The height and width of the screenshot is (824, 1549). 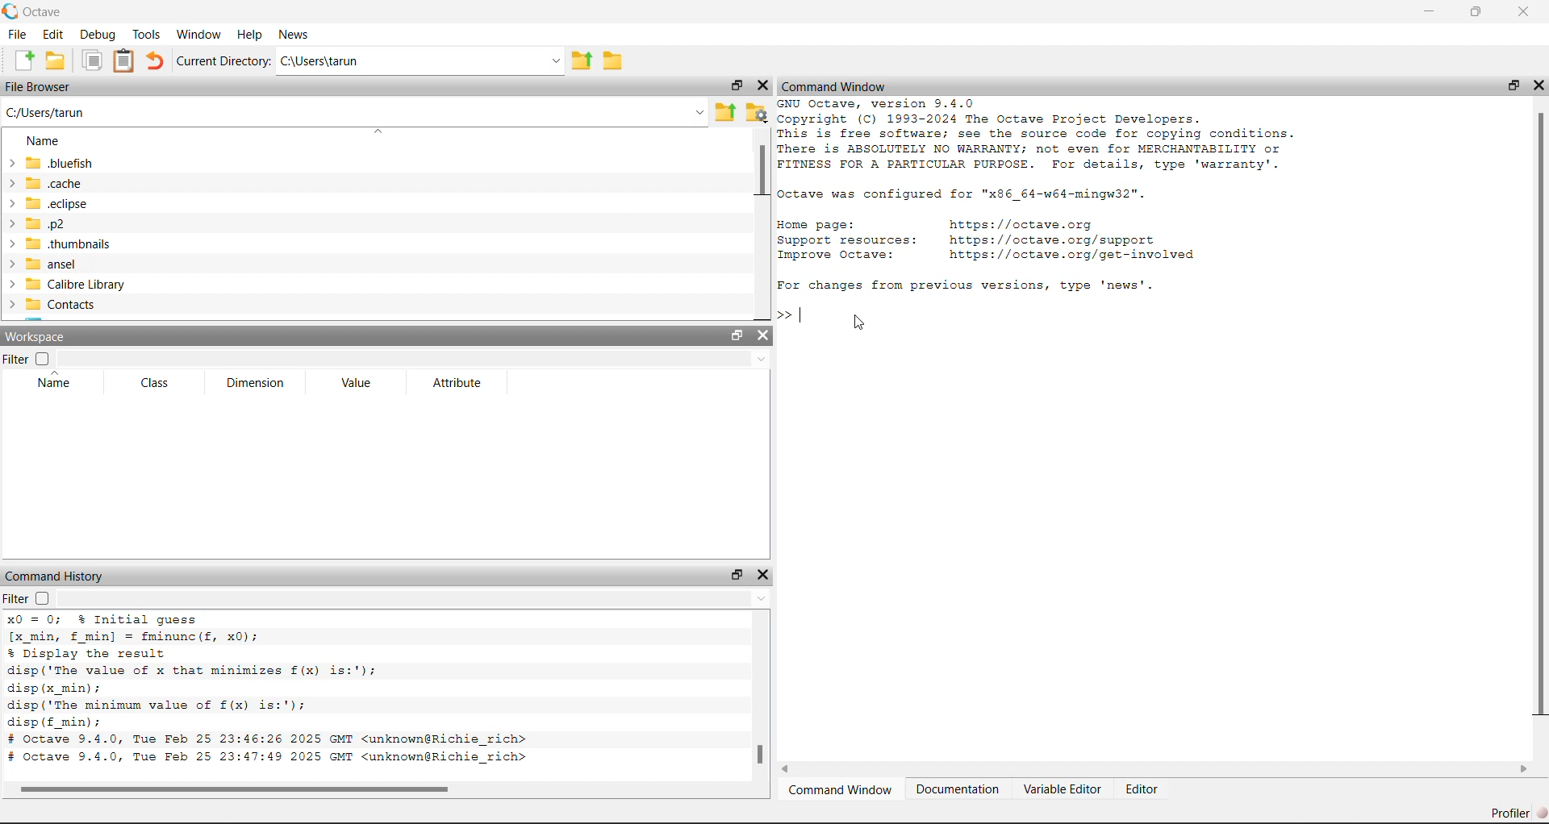 I want to click on >  Calibre Library, so click(x=66, y=283).